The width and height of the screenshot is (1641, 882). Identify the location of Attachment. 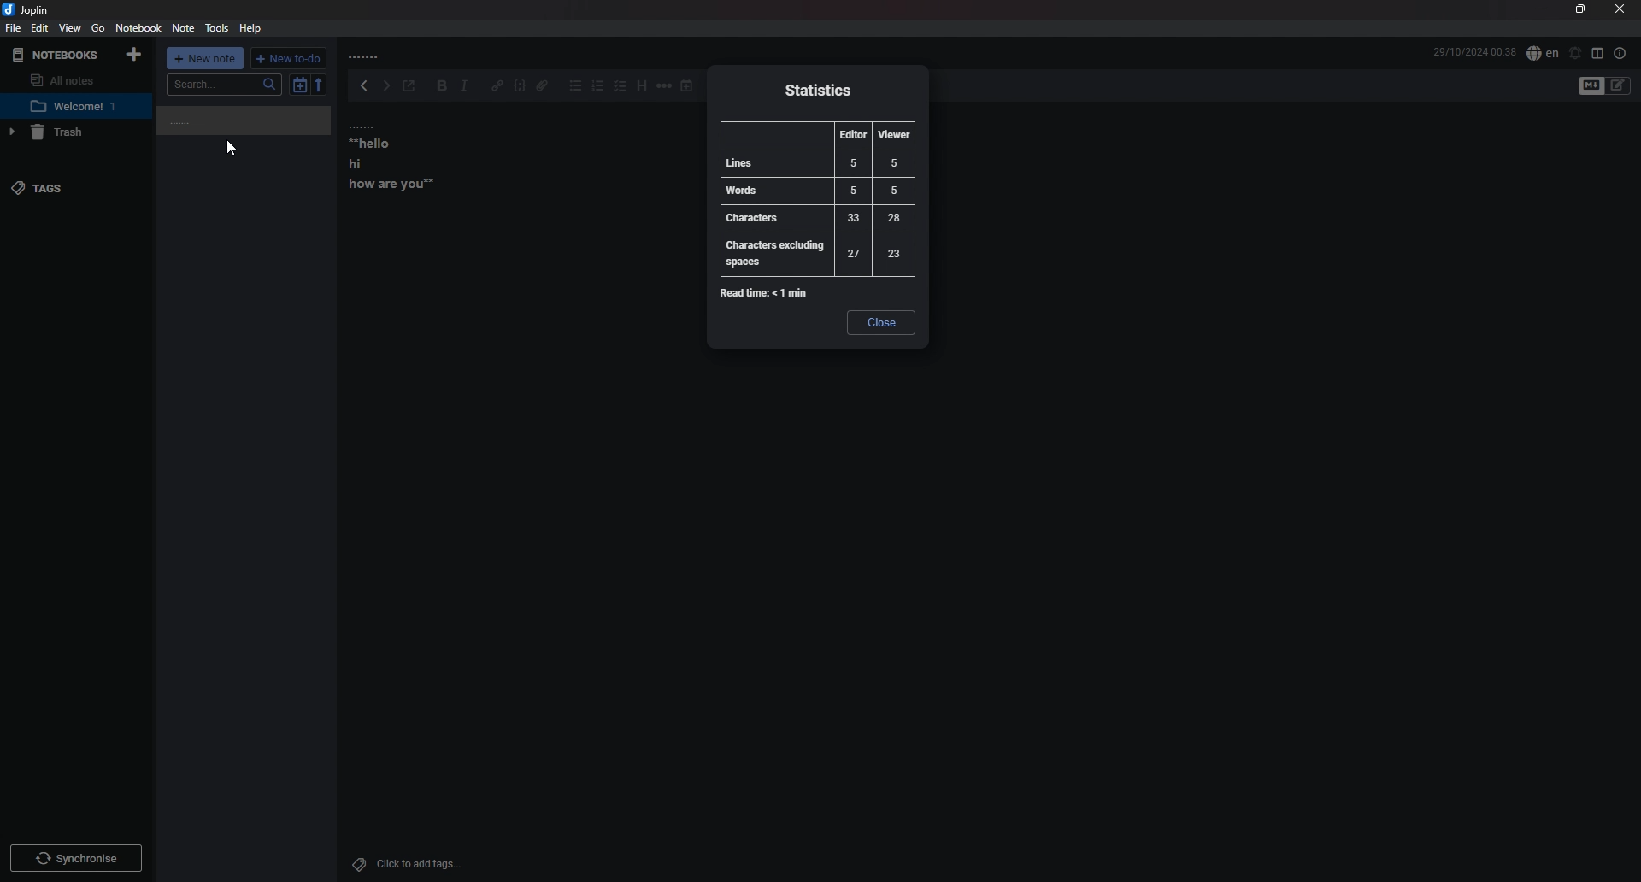
(543, 86).